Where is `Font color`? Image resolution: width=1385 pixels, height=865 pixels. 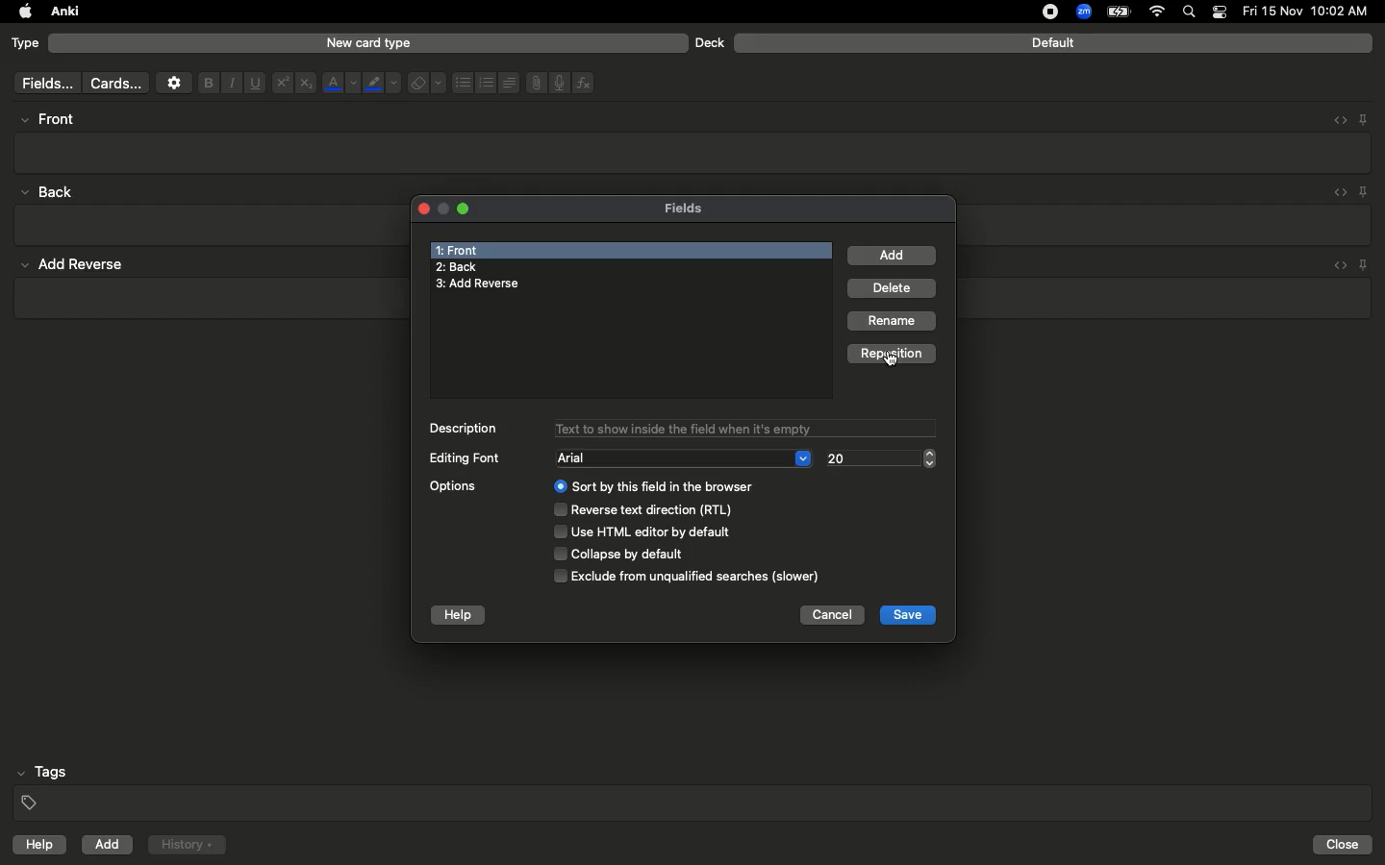 Font color is located at coordinates (340, 83).